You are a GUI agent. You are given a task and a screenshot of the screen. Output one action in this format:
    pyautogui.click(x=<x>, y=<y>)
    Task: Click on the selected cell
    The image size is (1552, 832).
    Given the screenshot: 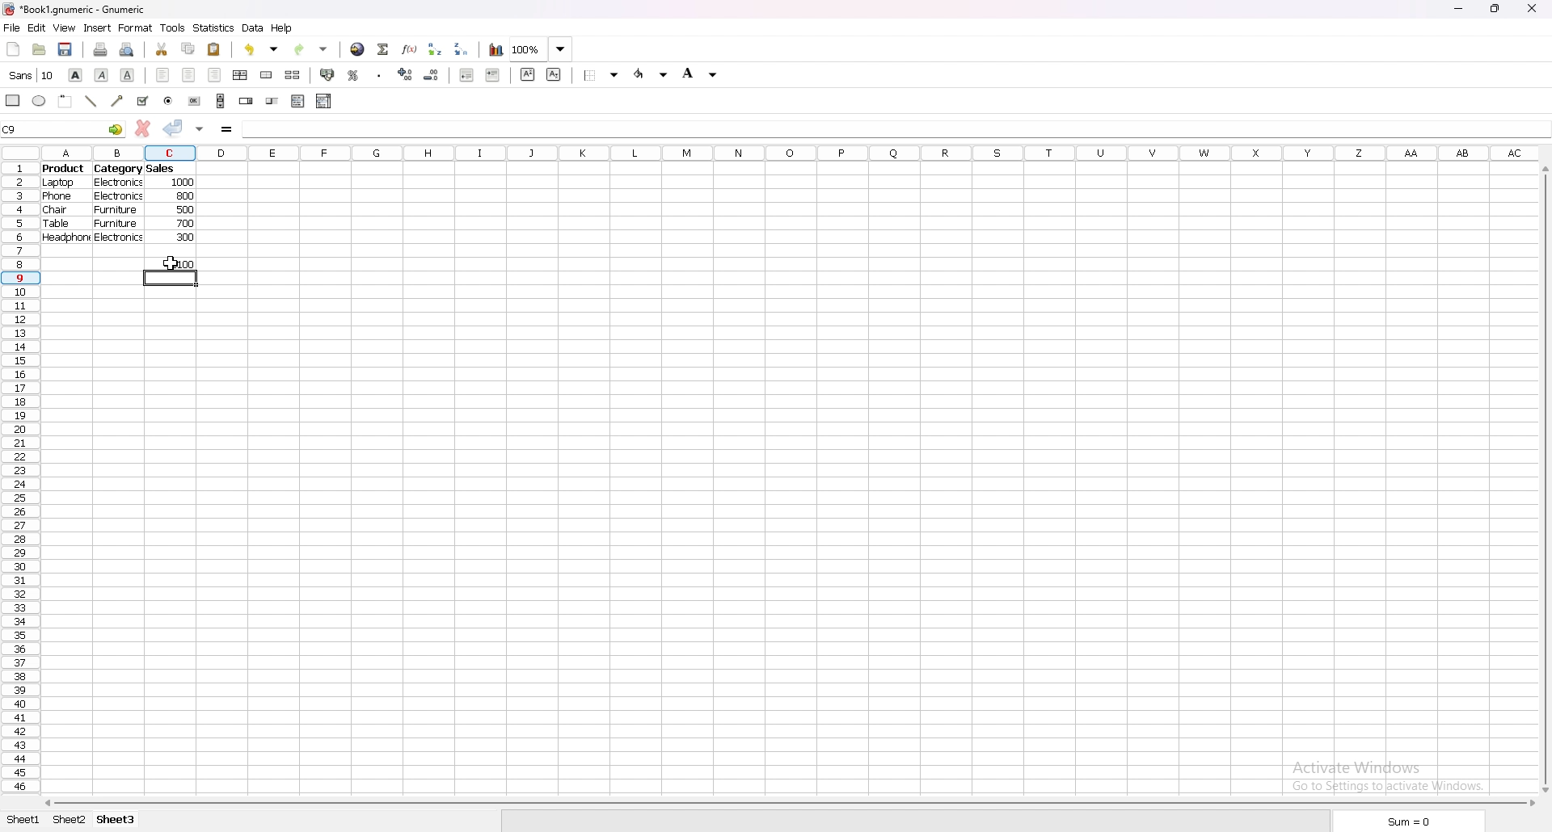 What is the action you would take?
    pyautogui.click(x=169, y=281)
    